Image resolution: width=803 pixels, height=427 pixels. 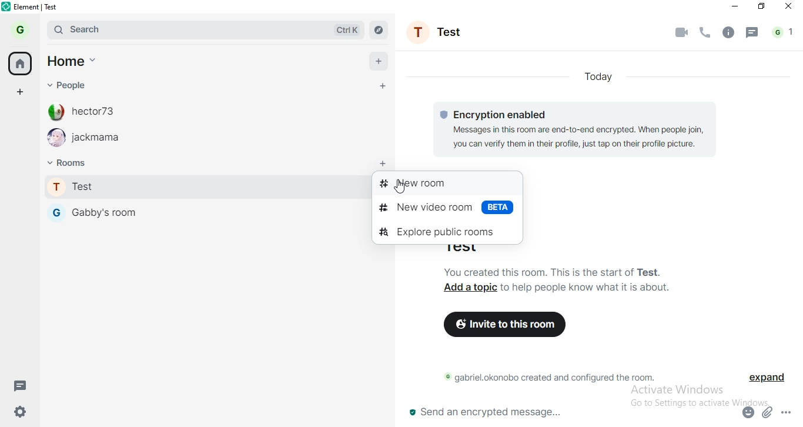 What do you see at coordinates (379, 32) in the screenshot?
I see `navigate` at bounding box center [379, 32].